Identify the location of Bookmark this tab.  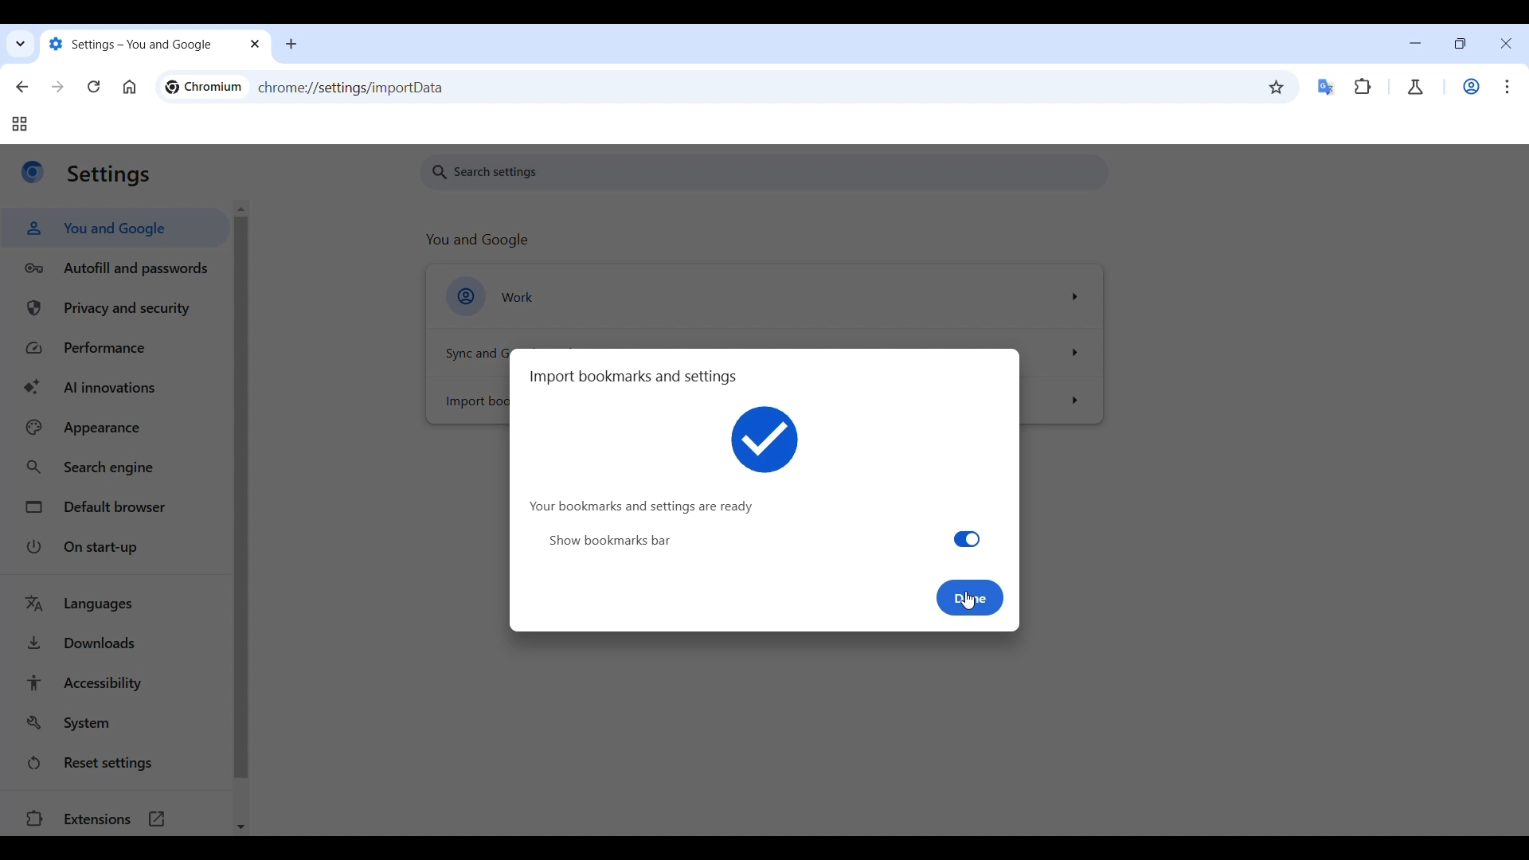
(1277, 88).